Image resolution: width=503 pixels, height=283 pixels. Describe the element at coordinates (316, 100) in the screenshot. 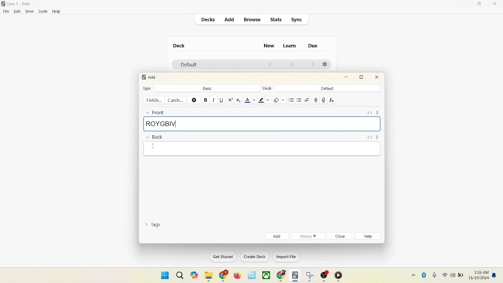

I see `attachment` at that location.